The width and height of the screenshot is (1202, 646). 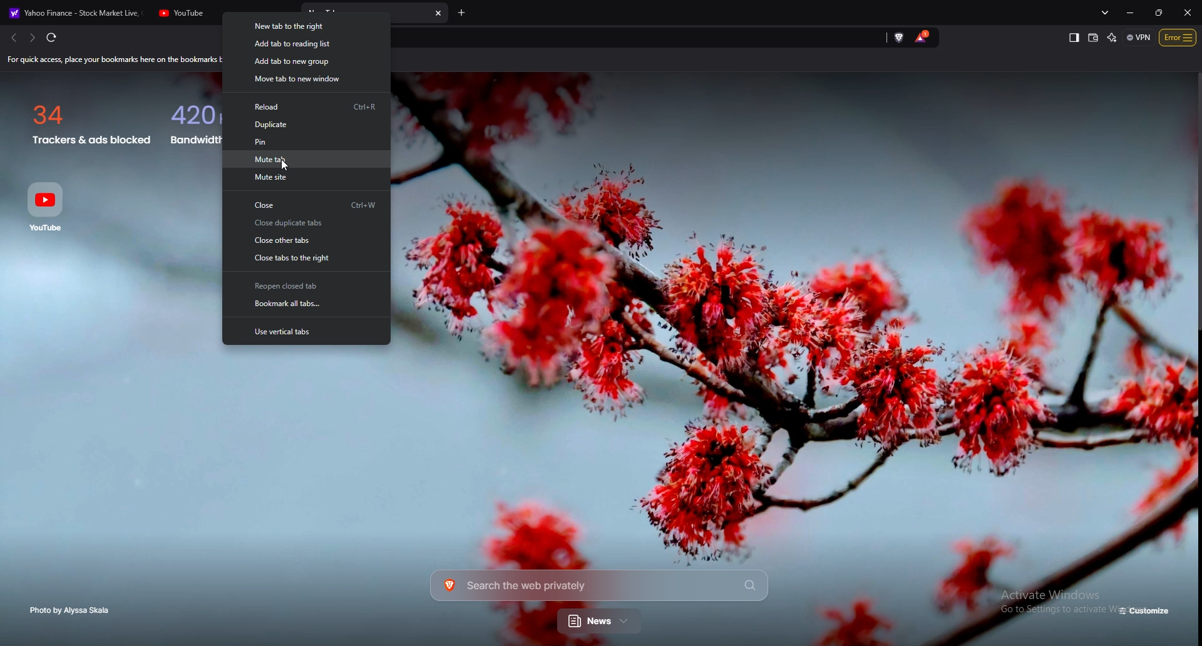 I want to click on mute tab, so click(x=304, y=158).